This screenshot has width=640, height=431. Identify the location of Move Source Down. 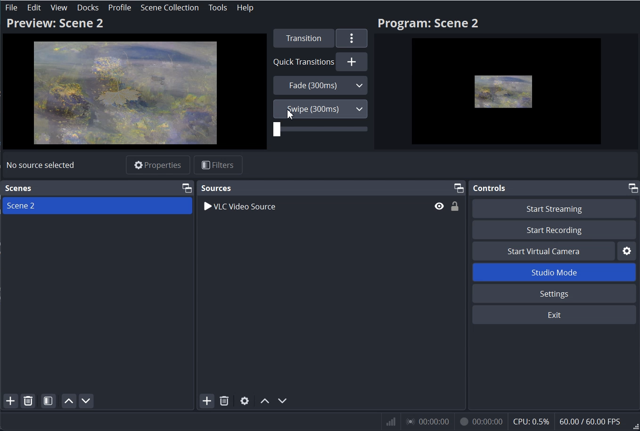
(282, 400).